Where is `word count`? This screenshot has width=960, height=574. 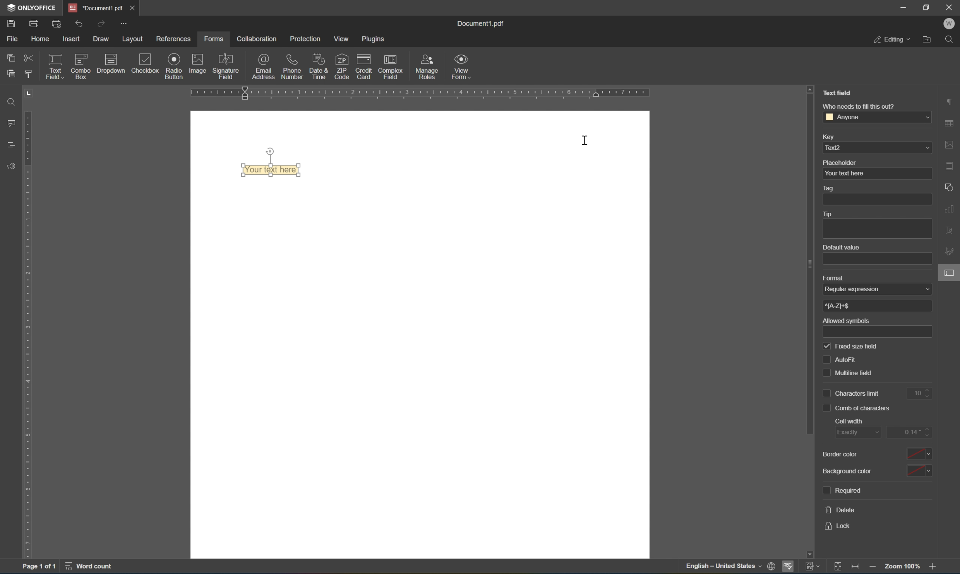
word count is located at coordinates (91, 567).